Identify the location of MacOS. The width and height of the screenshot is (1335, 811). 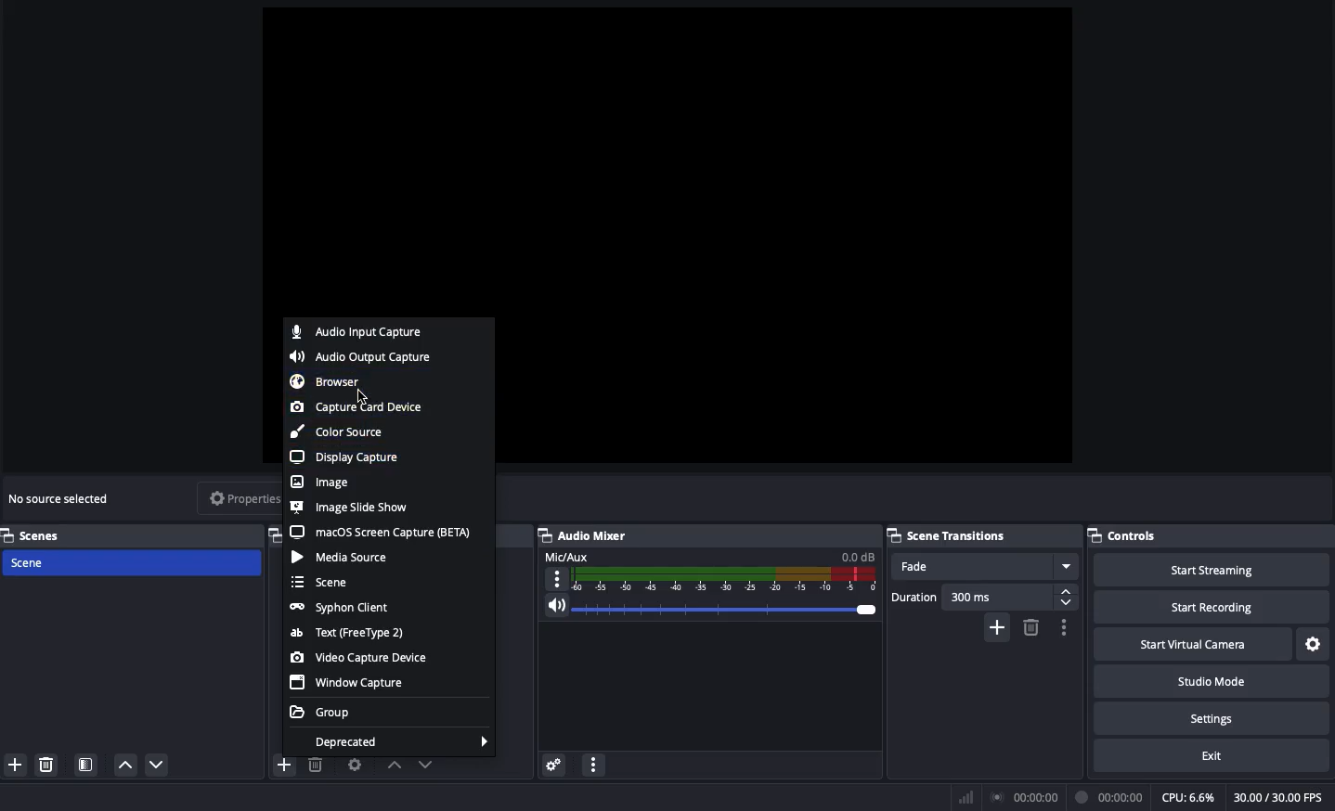
(383, 534).